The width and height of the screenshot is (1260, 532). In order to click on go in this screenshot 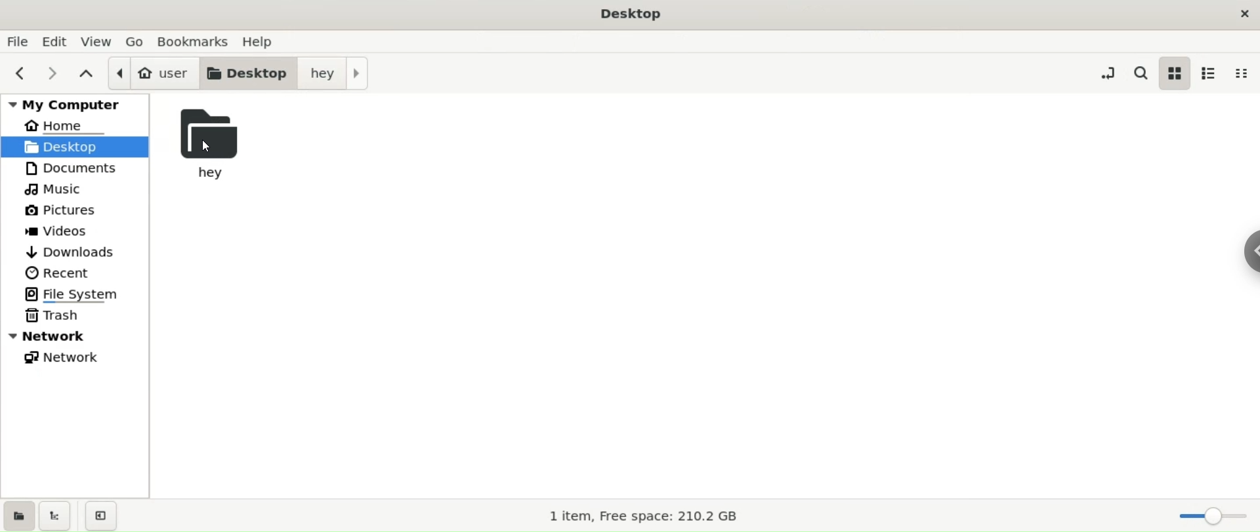, I will do `click(136, 43)`.